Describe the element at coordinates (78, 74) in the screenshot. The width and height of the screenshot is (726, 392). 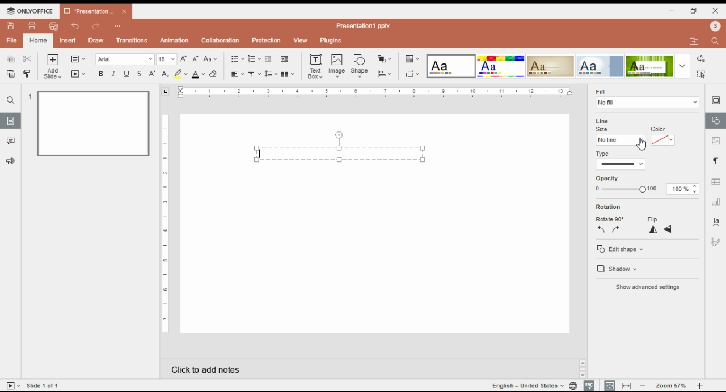
I see `start slide show` at that location.